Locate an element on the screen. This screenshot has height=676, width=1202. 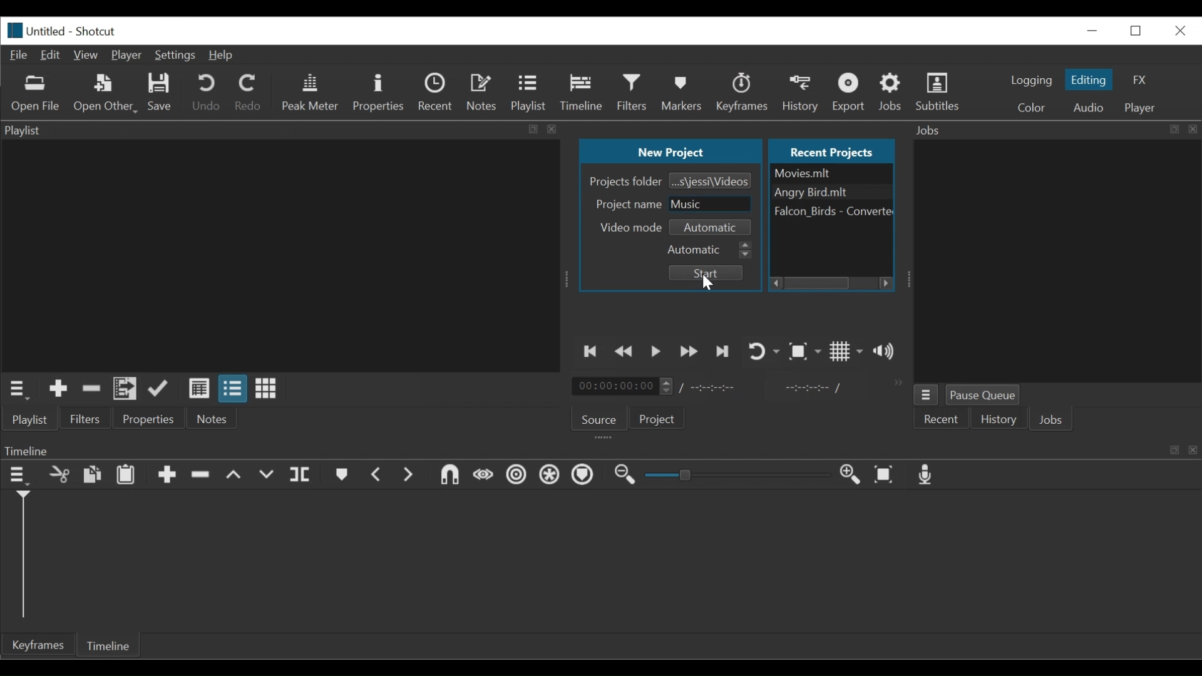
Ripple is located at coordinates (515, 476).